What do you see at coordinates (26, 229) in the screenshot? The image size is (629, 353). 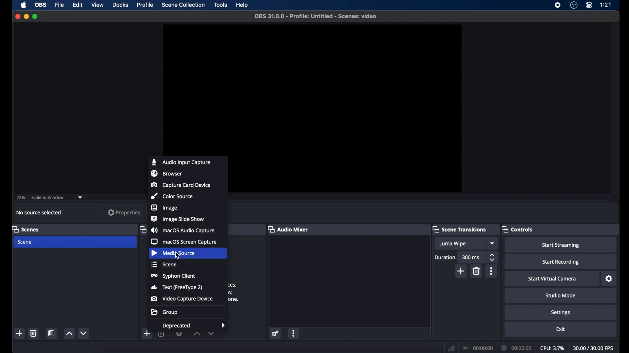 I see `scenes` at bounding box center [26, 229].